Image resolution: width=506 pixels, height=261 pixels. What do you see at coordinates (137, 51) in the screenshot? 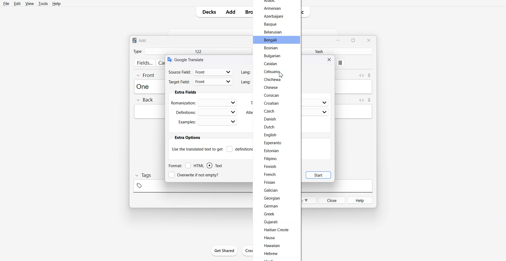
I see `Type` at bounding box center [137, 51].